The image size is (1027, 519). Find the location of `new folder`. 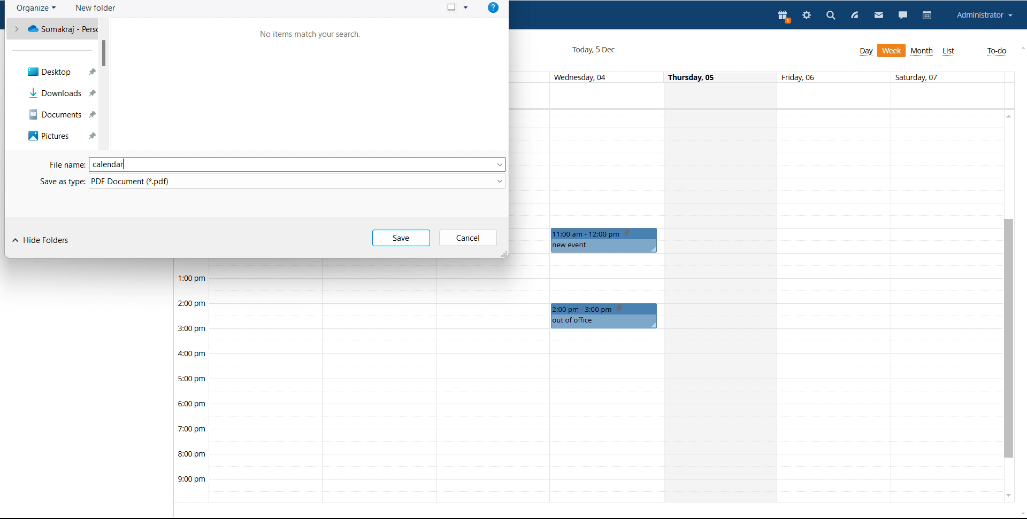

new folder is located at coordinates (95, 8).